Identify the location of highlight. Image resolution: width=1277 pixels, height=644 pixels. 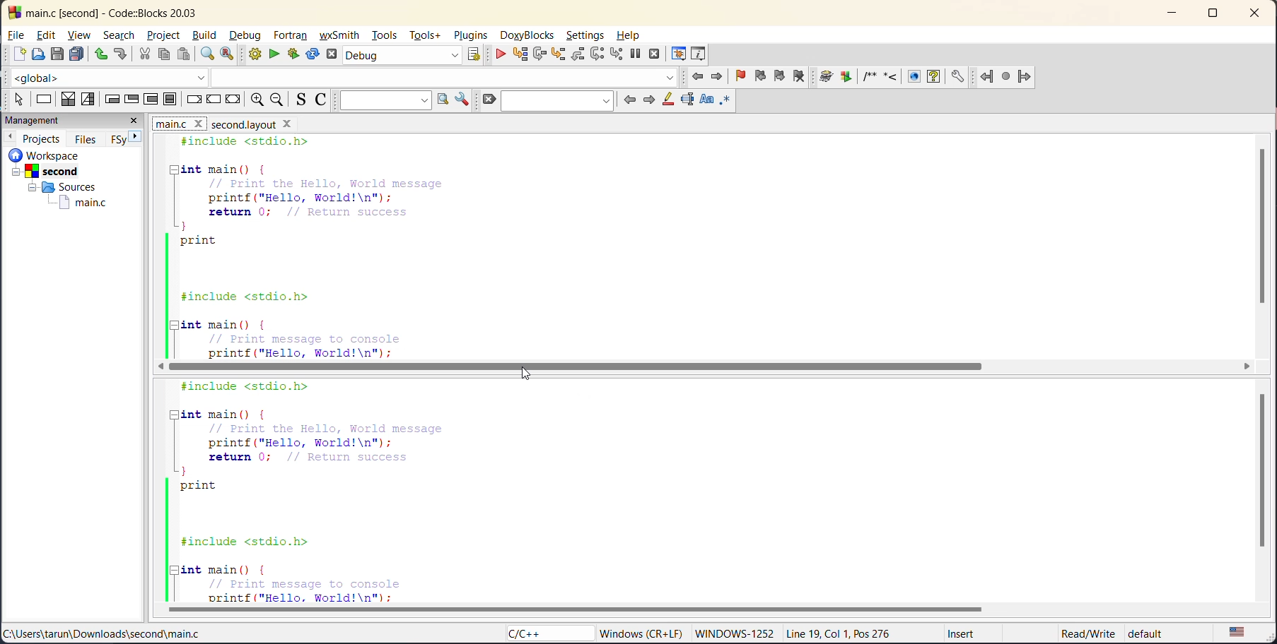
(667, 101).